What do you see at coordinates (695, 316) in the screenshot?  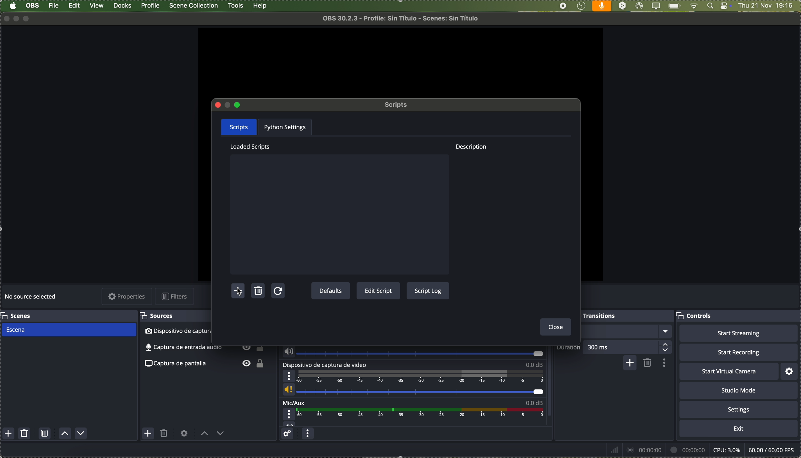 I see `controls` at bounding box center [695, 316].